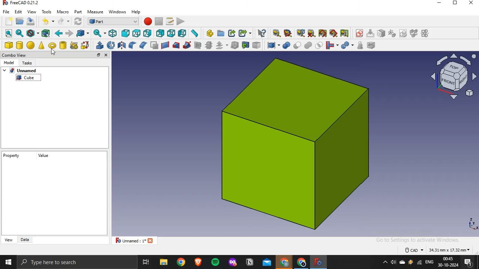 Image resolution: width=479 pixels, height=269 pixels. I want to click on toggle all, so click(322, 33).